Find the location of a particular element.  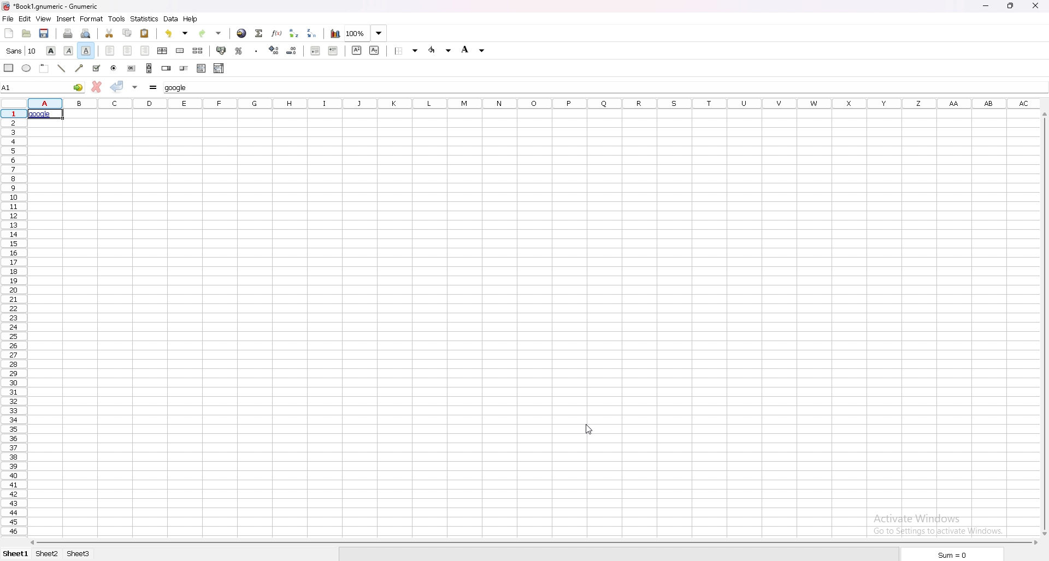

cut is located at coordinates (109, 33).